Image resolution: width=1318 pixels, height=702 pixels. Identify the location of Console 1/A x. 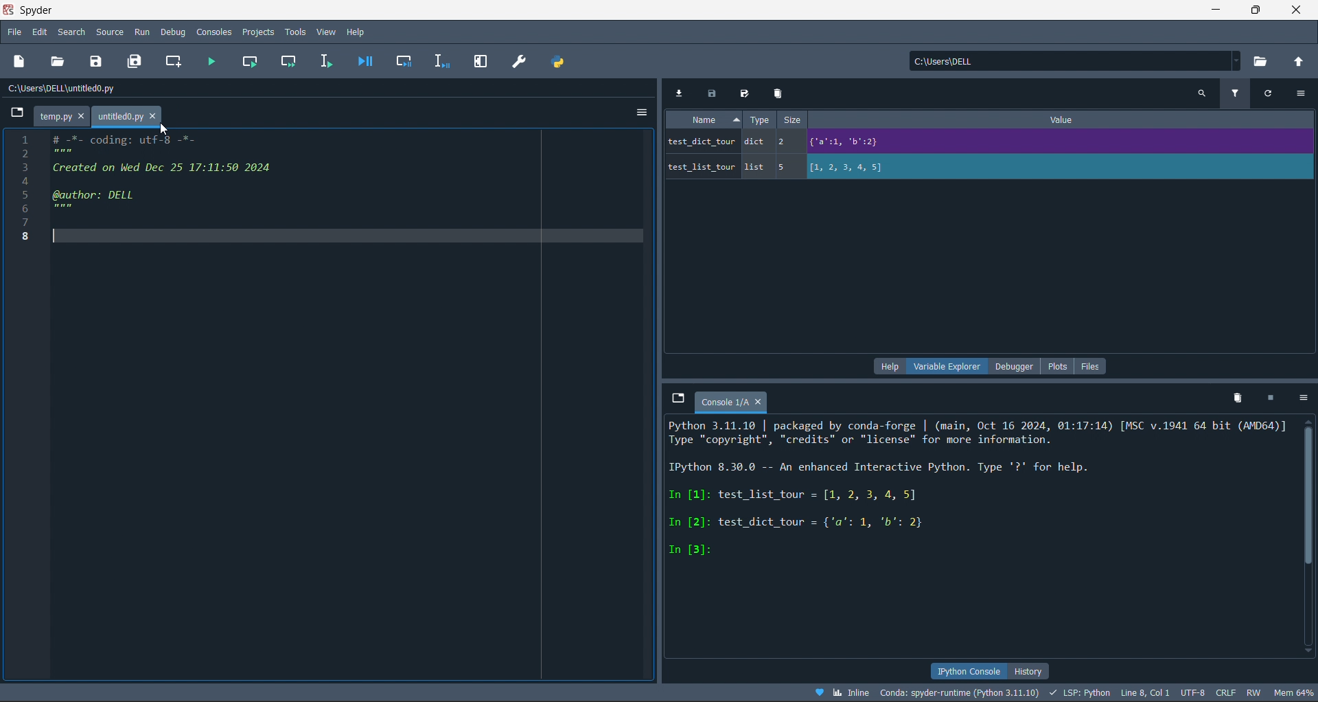
(735, 401).